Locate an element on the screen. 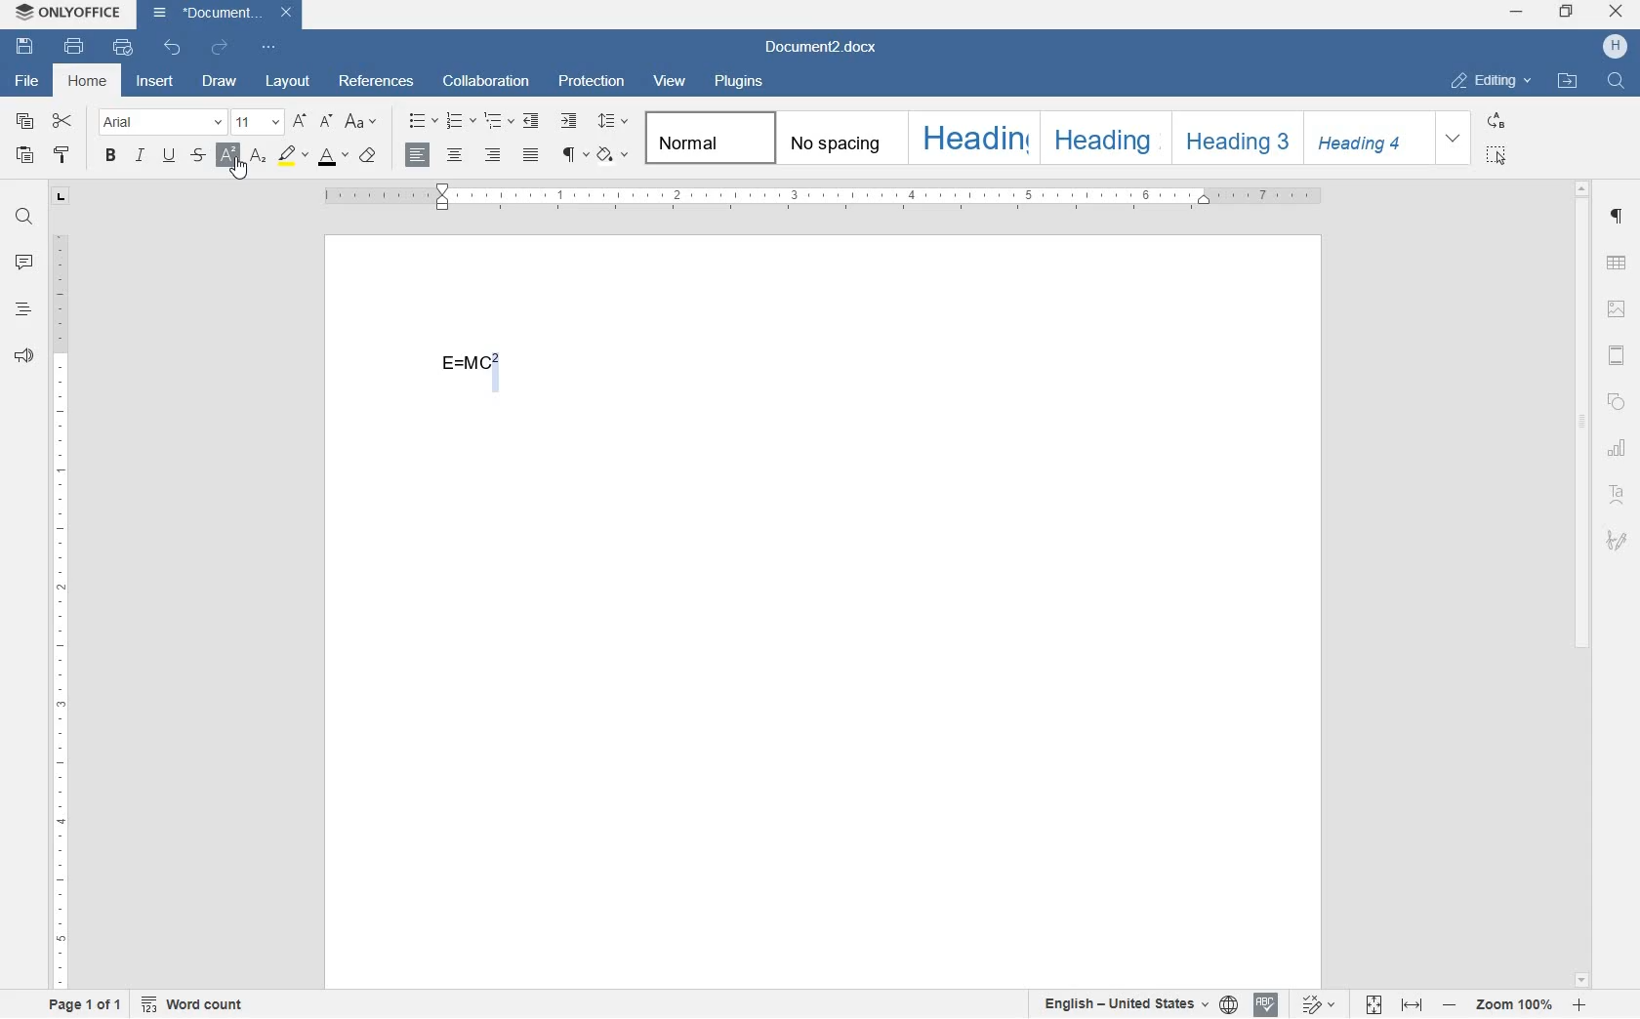  SUPERSCRIPT is located at coordinates (227, 155).